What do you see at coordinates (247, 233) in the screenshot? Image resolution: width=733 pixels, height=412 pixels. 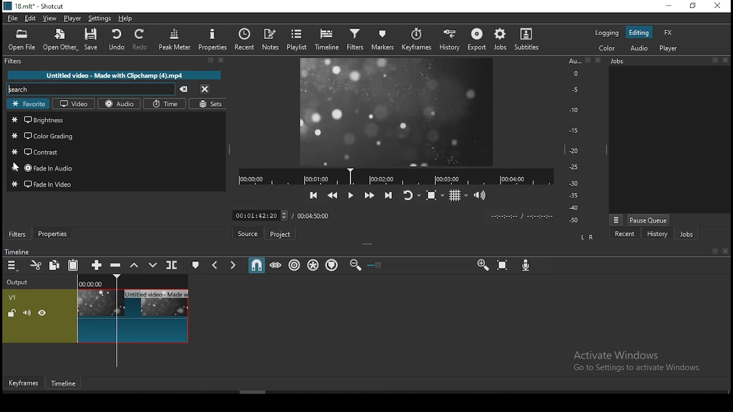 I see `source` at bounding box center [247, 233].